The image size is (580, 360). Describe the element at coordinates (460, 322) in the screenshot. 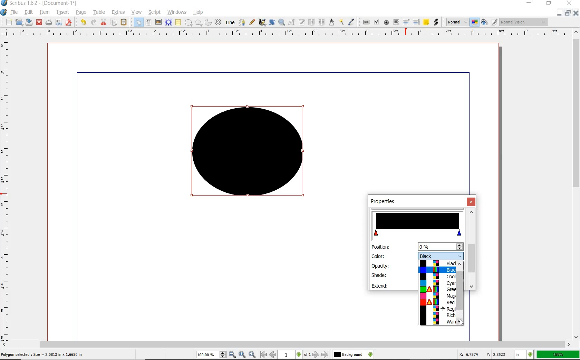

I see `scroll down` at that location.